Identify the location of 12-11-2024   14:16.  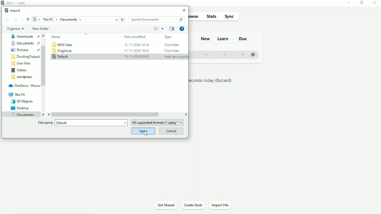
(136, 45).